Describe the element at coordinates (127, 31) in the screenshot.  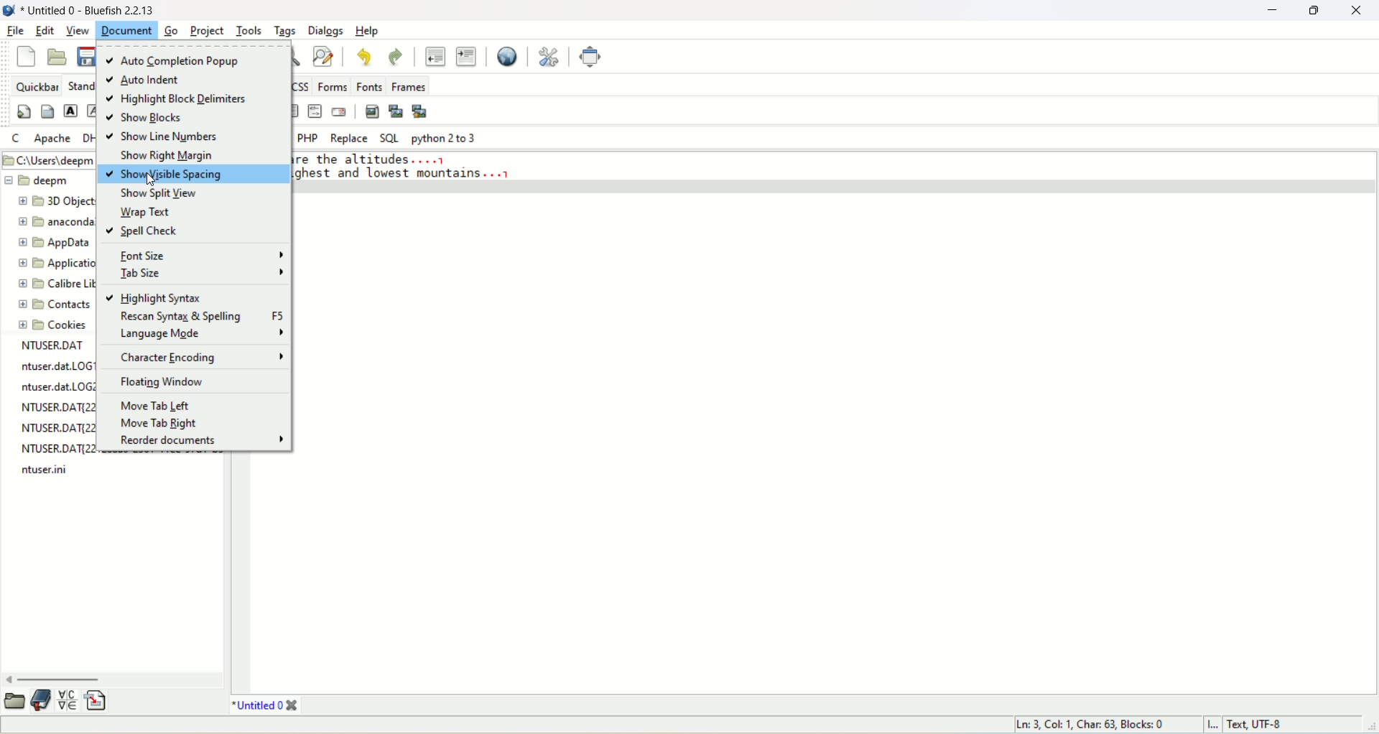
I see `document` at that location.